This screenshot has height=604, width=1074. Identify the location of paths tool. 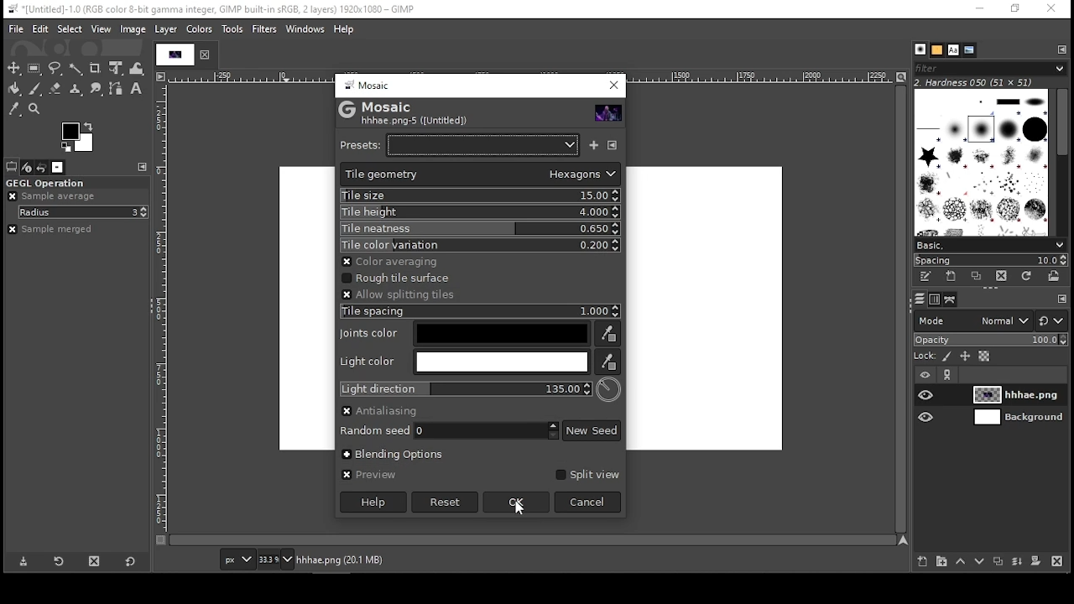
(117, 91).